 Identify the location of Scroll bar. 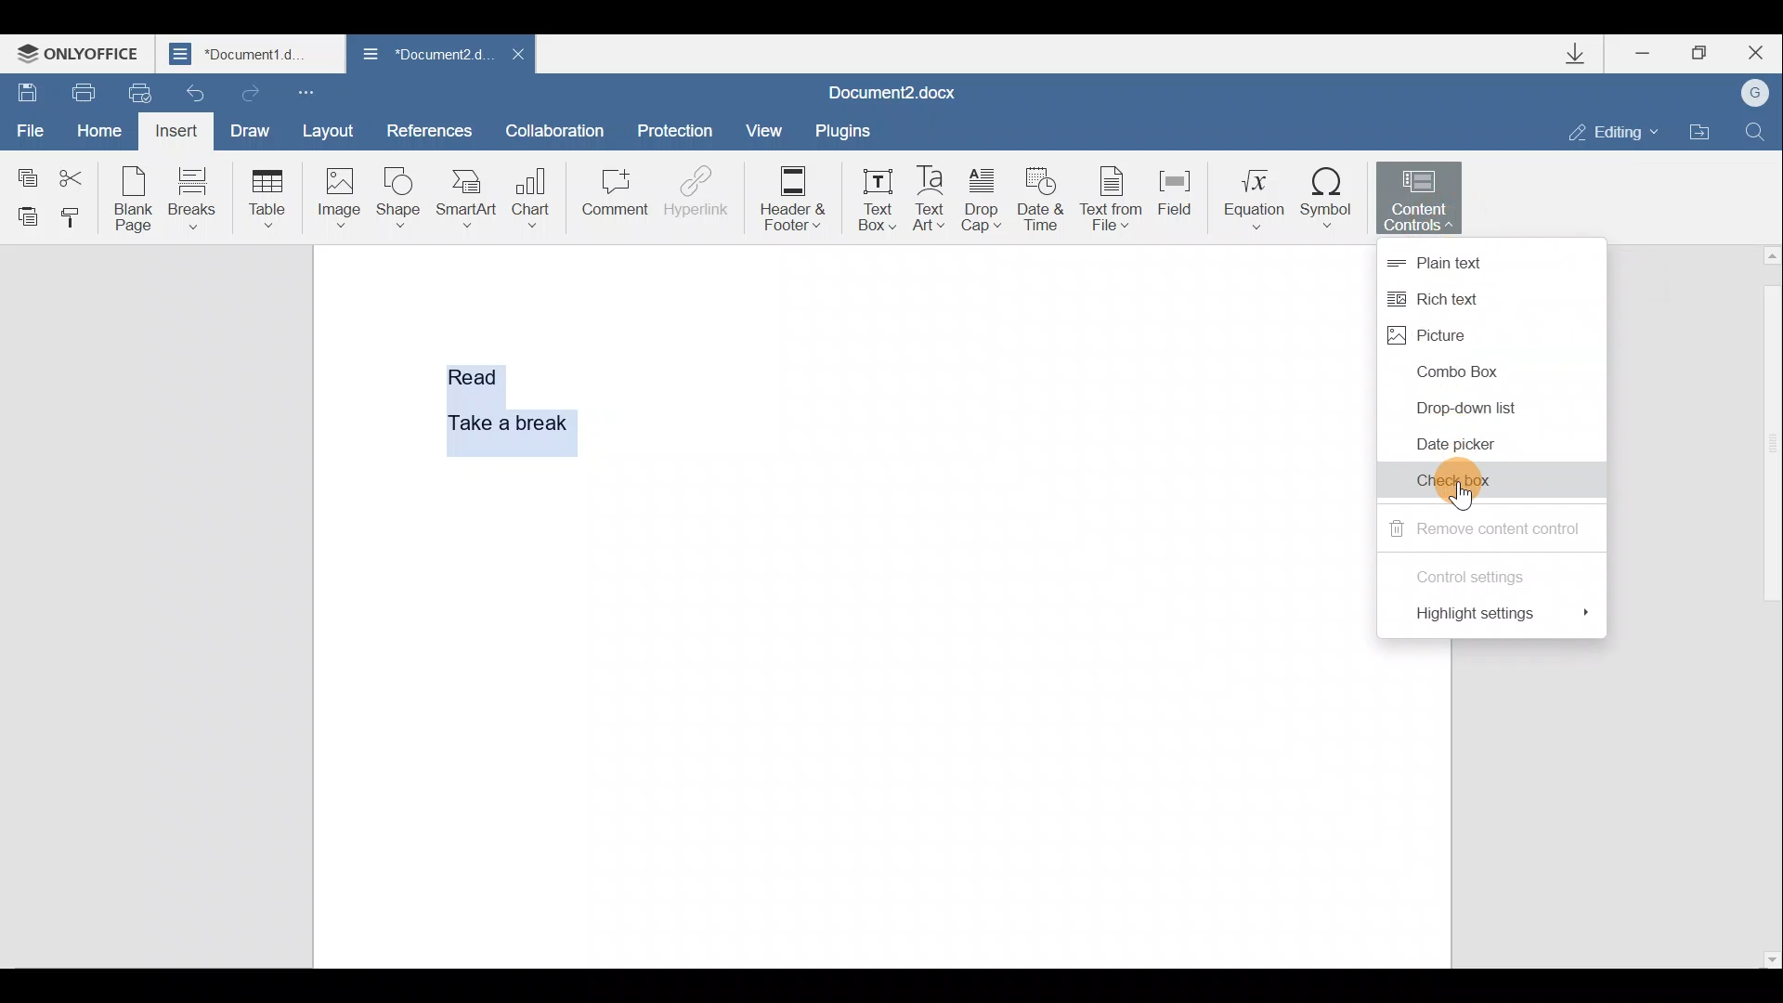
(1767, 606).